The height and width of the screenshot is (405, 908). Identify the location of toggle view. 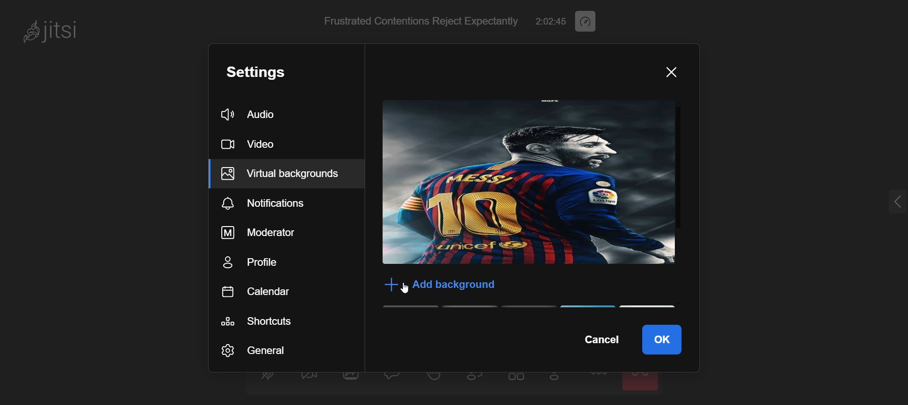
(517, 380).